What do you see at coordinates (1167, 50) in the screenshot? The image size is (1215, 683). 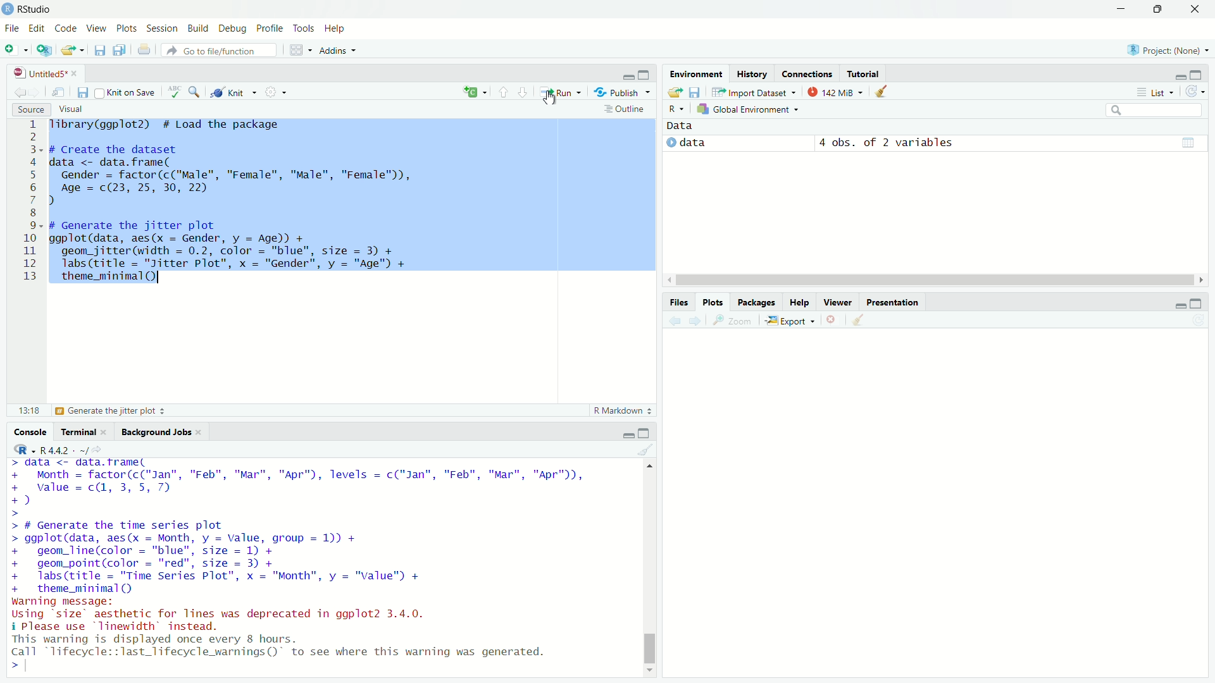 I see `project: (None)` at bounding box center [1167, 50].